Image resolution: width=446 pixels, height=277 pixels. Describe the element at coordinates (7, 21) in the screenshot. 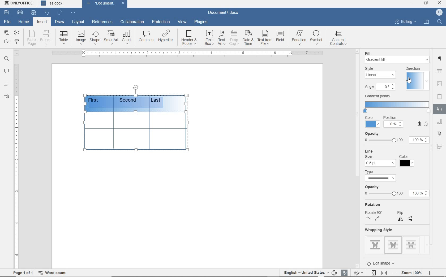

I see `file` at that location.